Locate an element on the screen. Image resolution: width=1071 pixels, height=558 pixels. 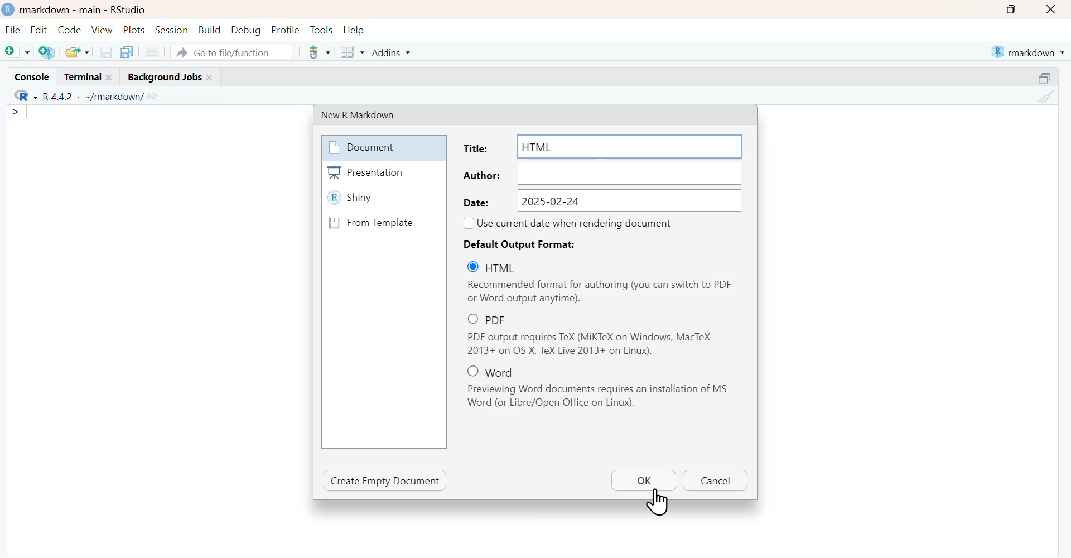
Close is located at coordinates (1052, 9).